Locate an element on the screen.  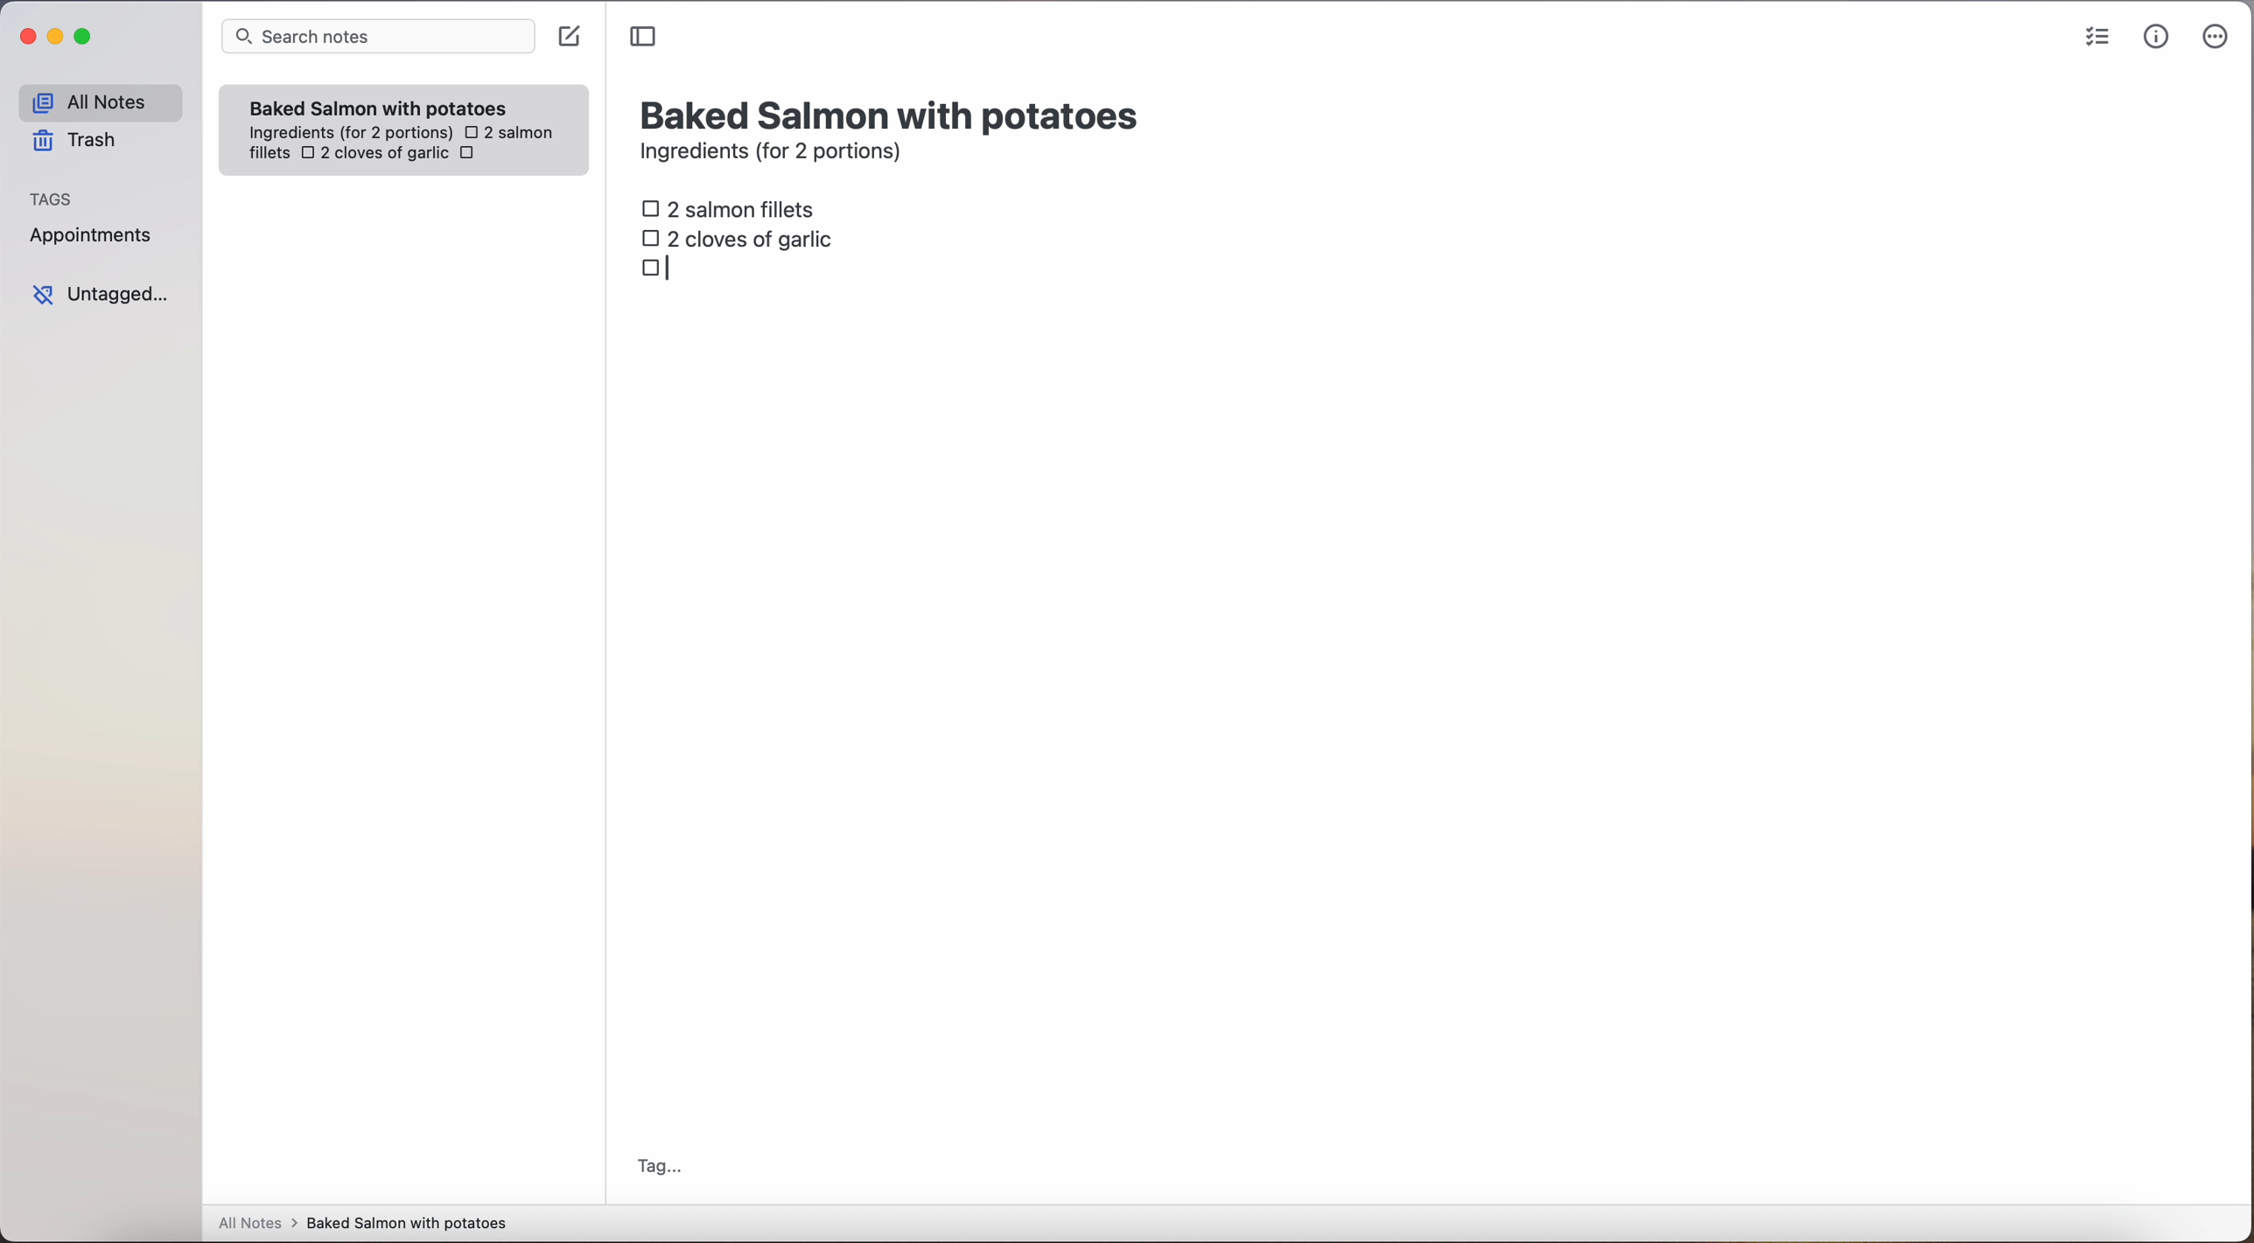
ingredients (for 2 portions) is located at coordinates (776, 154).